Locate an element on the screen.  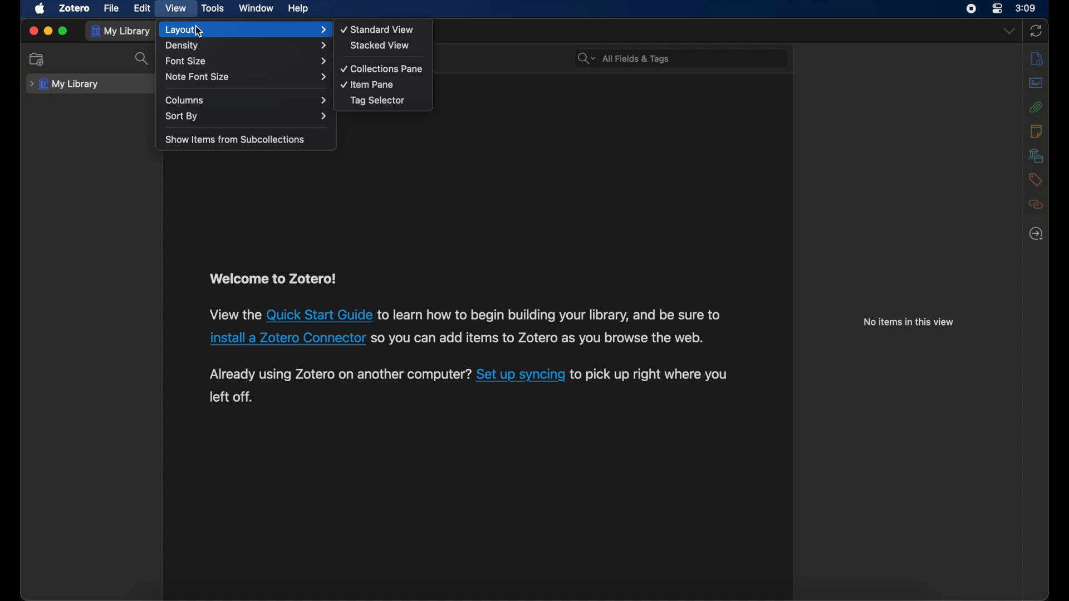
maximize is located at coordinates (63, 31).